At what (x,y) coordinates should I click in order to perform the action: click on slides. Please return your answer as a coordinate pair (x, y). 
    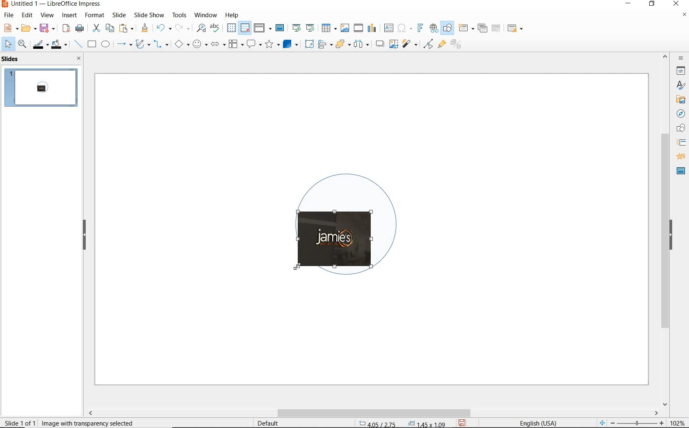
    Looking at the image, I should click on (12, 59).